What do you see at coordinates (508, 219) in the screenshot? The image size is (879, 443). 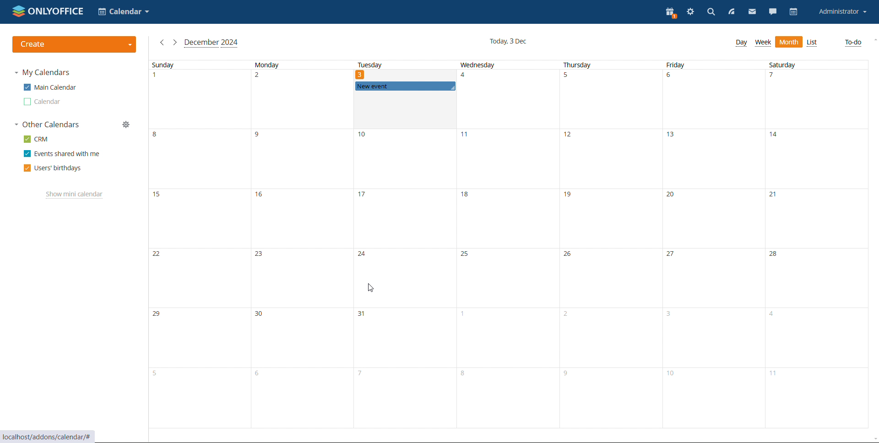 I see `date` at bounding box center [508, 219].